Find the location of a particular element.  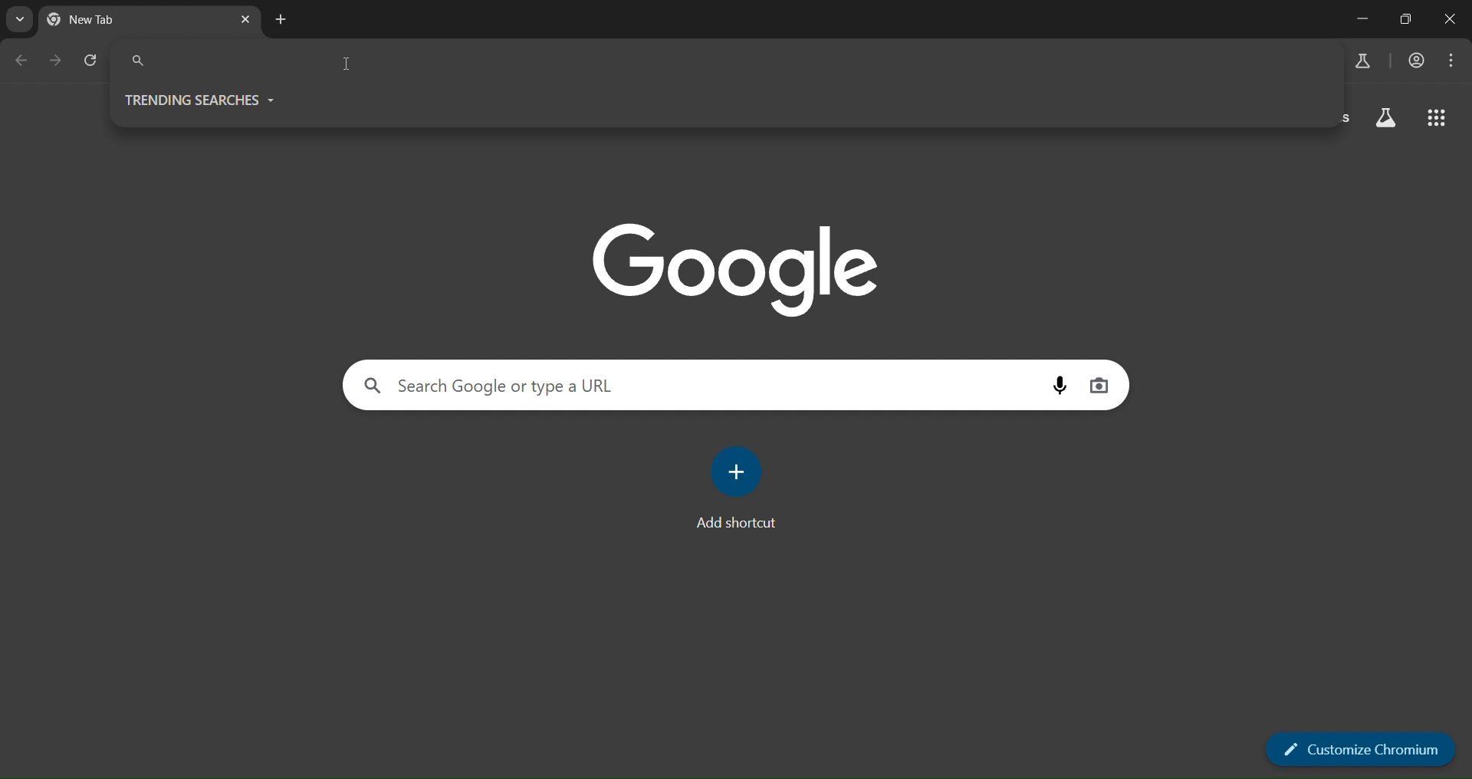

Close is located at coordinates (1447, 18).